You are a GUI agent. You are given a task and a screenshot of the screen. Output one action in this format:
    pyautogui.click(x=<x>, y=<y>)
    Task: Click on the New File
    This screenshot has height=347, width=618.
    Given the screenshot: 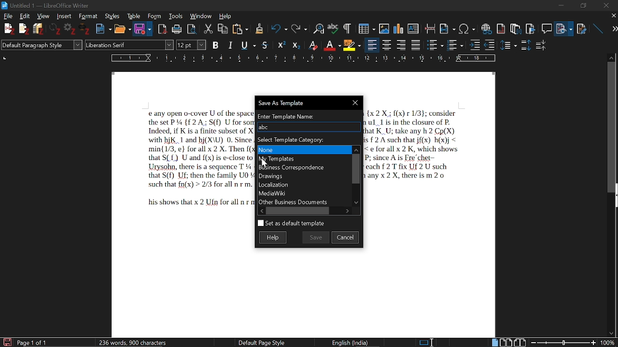 What is the action you would take?
    pyautogui.click(x=8, y=29)
    